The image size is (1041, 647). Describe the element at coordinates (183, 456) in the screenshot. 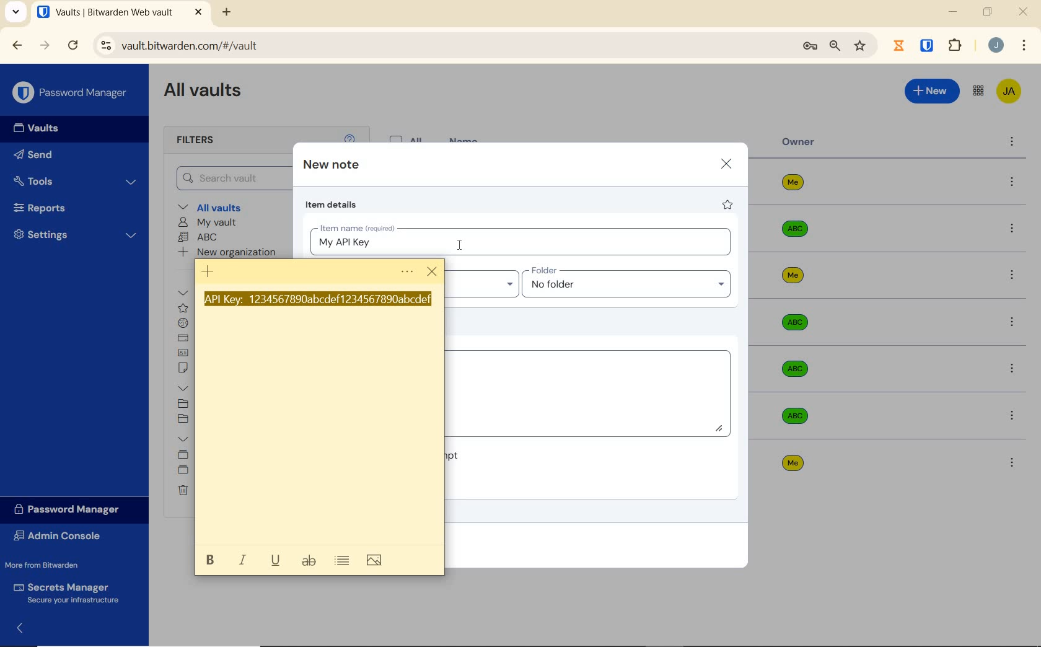

I see `Default collection` at that location.